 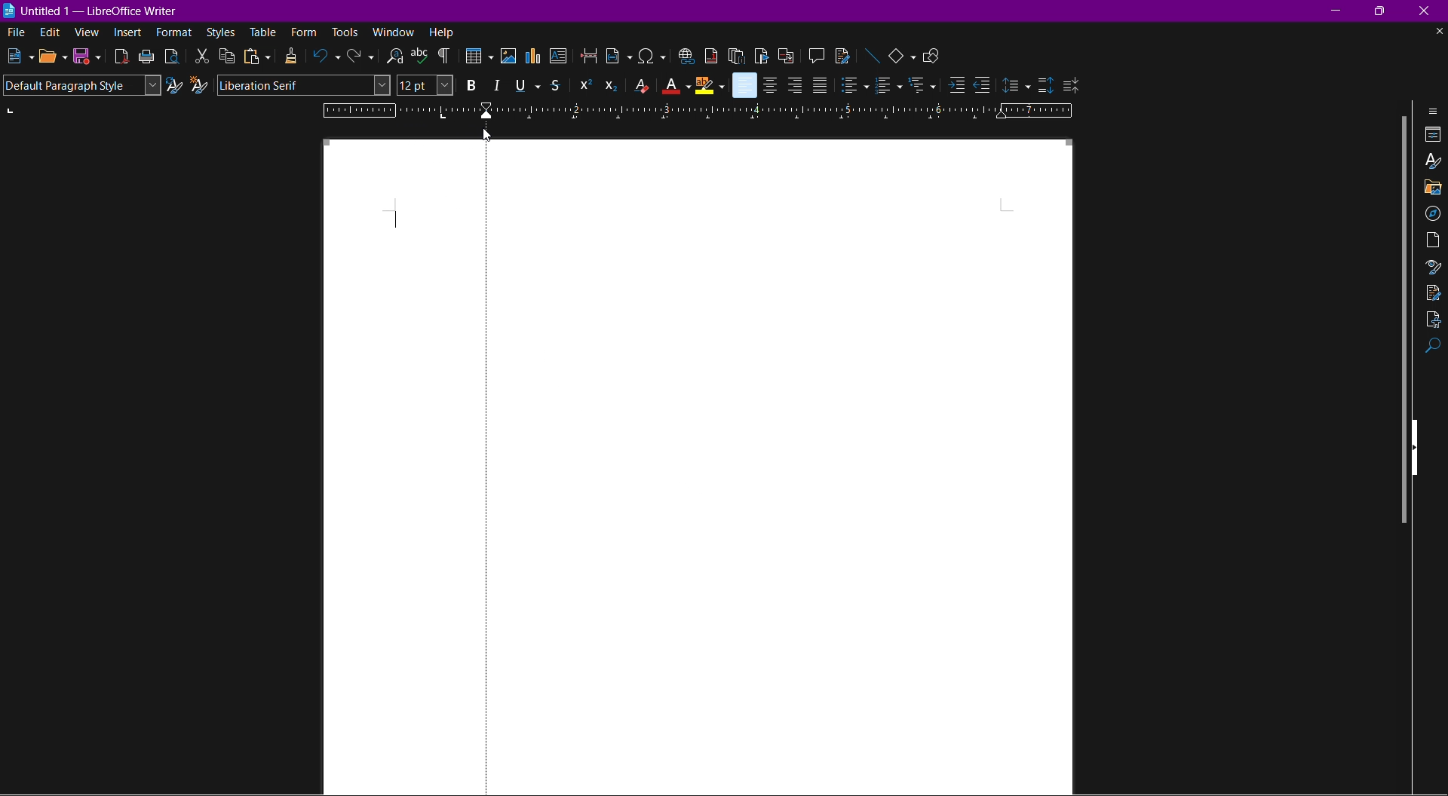 What do you see at coordinates (741, 469) in the screenshot?
I see `Page` at bounding box center [741, 469].